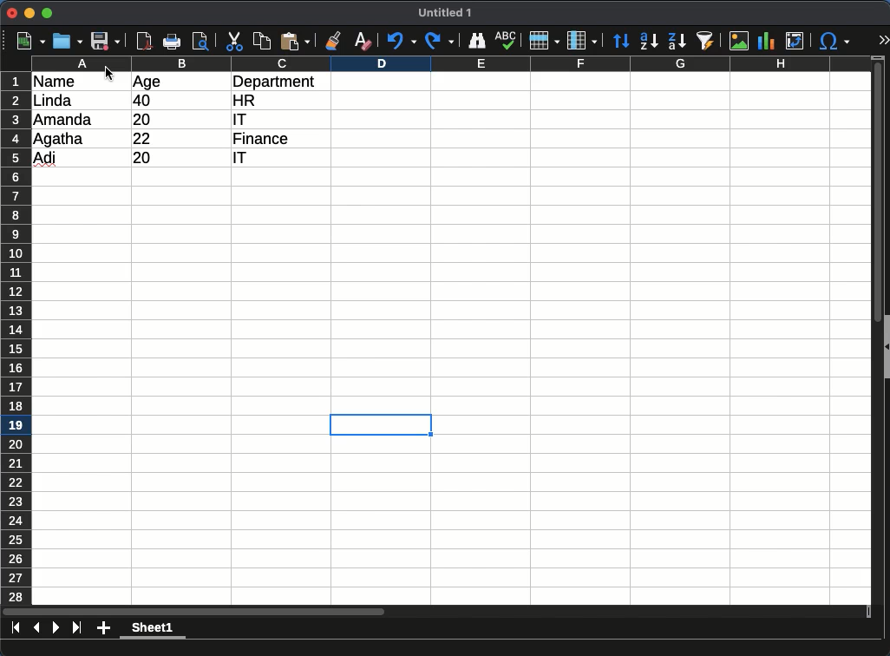 This screenshot has width=890, height=656. I want to click on new, so click(29, 41).